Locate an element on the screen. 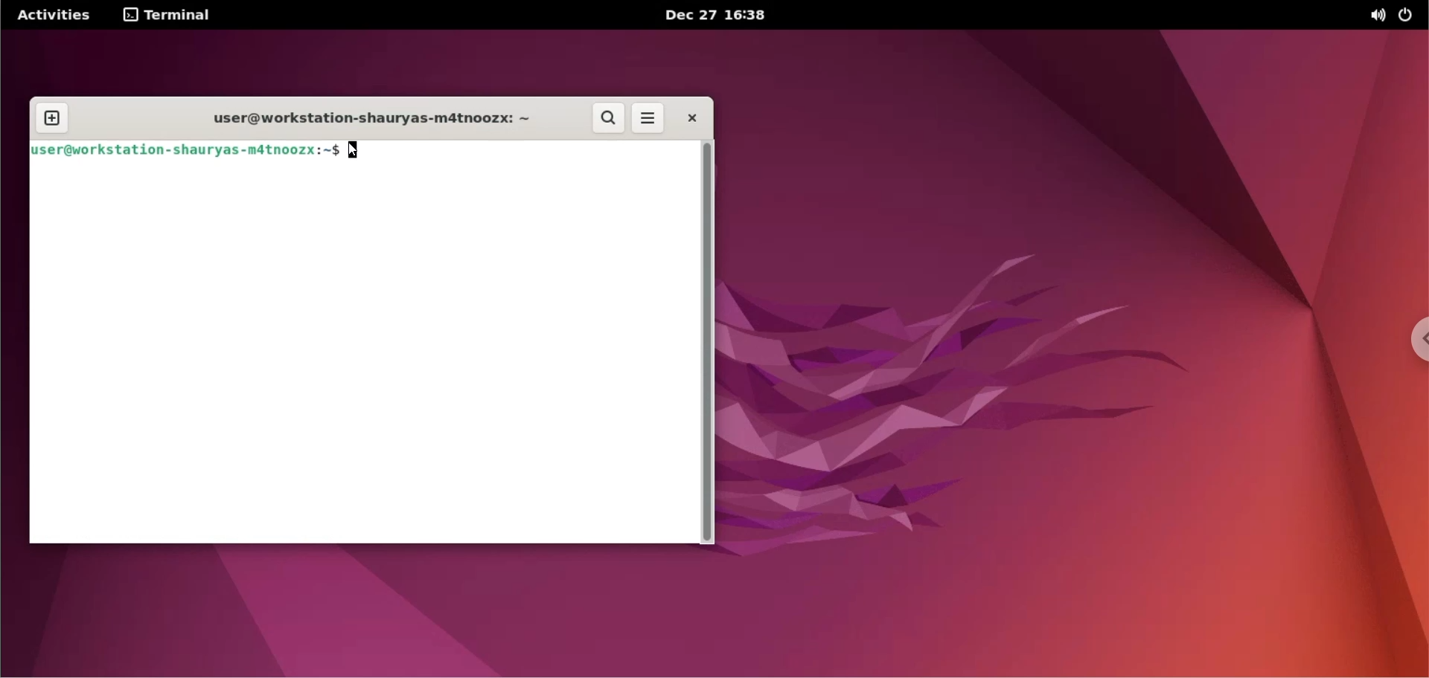  cursor is located at coordinates (361, 152).